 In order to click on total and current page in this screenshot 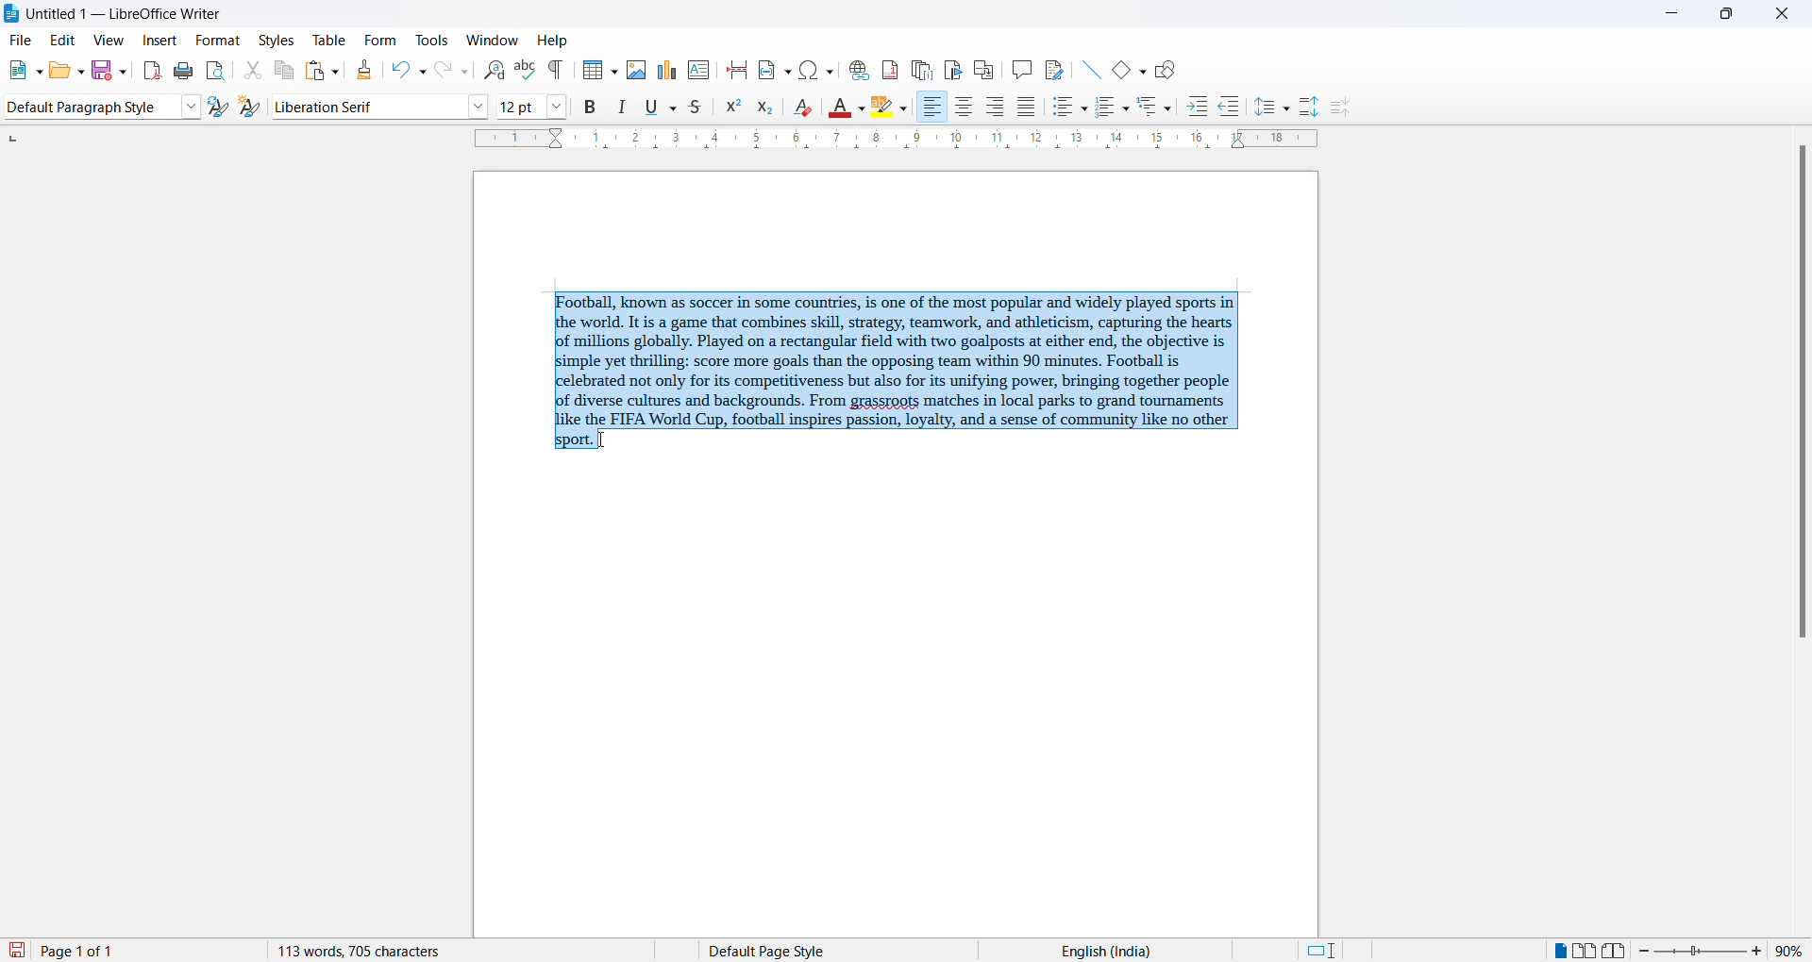, I will do `click(148, 950)`.